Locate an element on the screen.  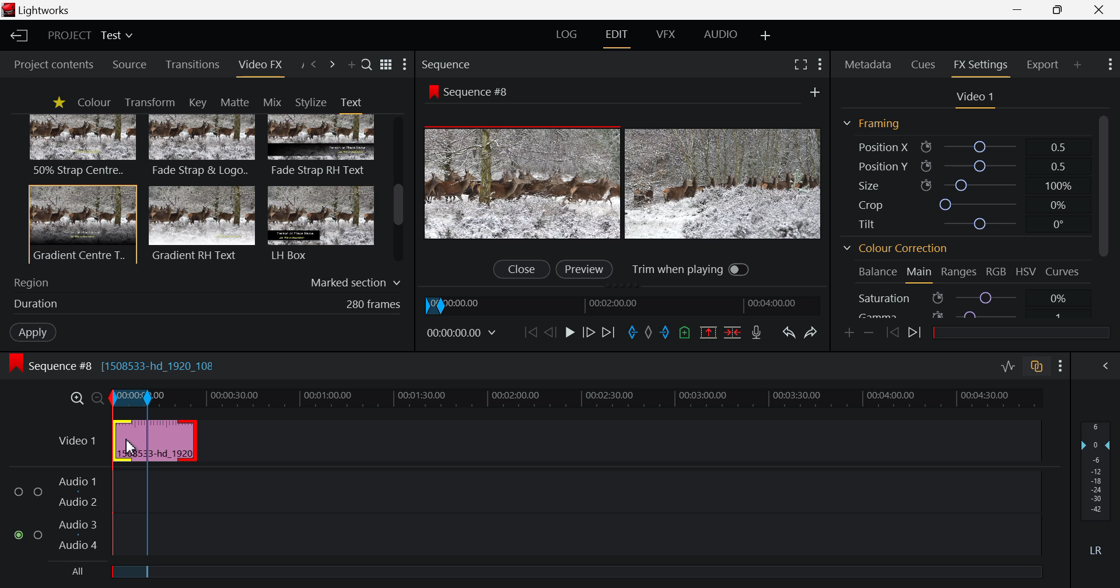
Project Timeline Navigator is located at coordinates (626, 303).